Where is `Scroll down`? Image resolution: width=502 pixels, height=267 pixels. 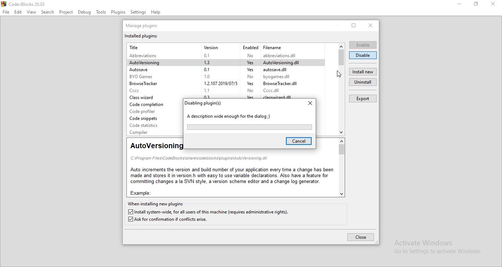
Scroll down is located at coordinates (342, 133).